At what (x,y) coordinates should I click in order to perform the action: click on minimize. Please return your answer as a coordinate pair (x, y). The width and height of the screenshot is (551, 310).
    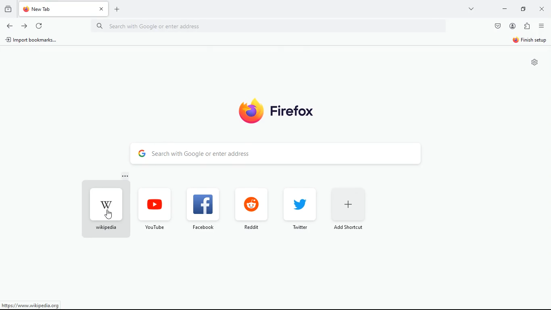
    Looking at the image, I should click on (503, 9).